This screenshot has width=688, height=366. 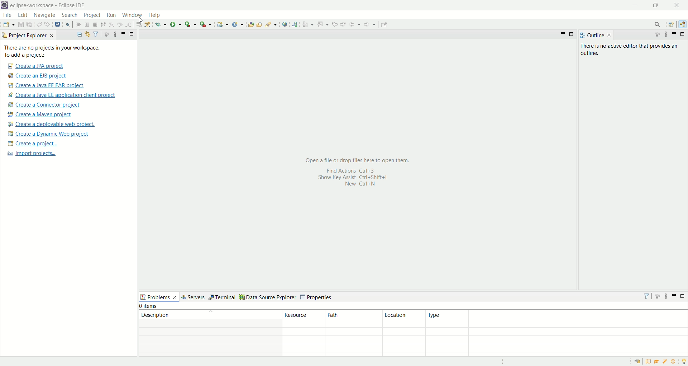 What do you see at coordinates (209, 314) in the screenshot?
I see `description` at bounding box center [209, 314].